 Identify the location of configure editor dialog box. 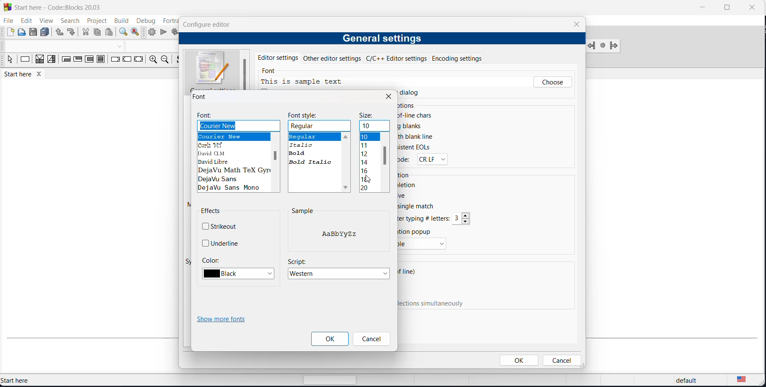
(208, 24).